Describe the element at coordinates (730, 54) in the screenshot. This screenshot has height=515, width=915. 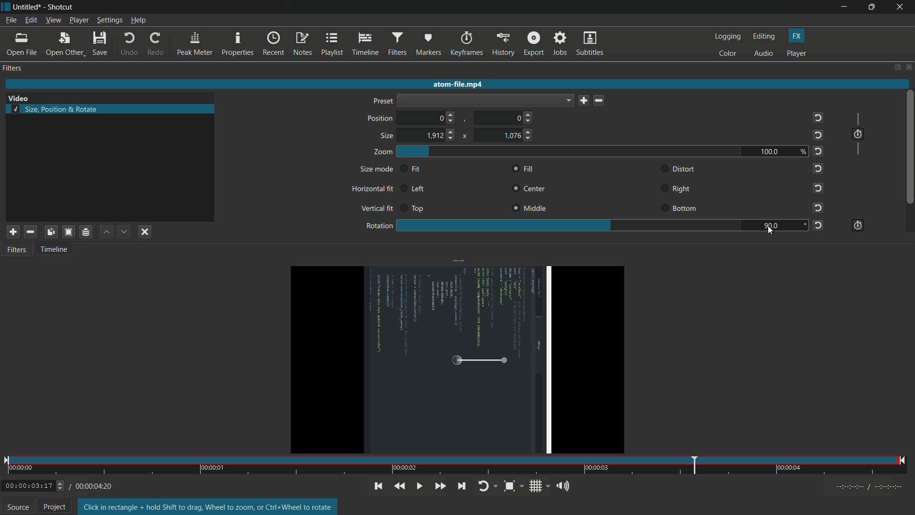
I see `color` at that location.